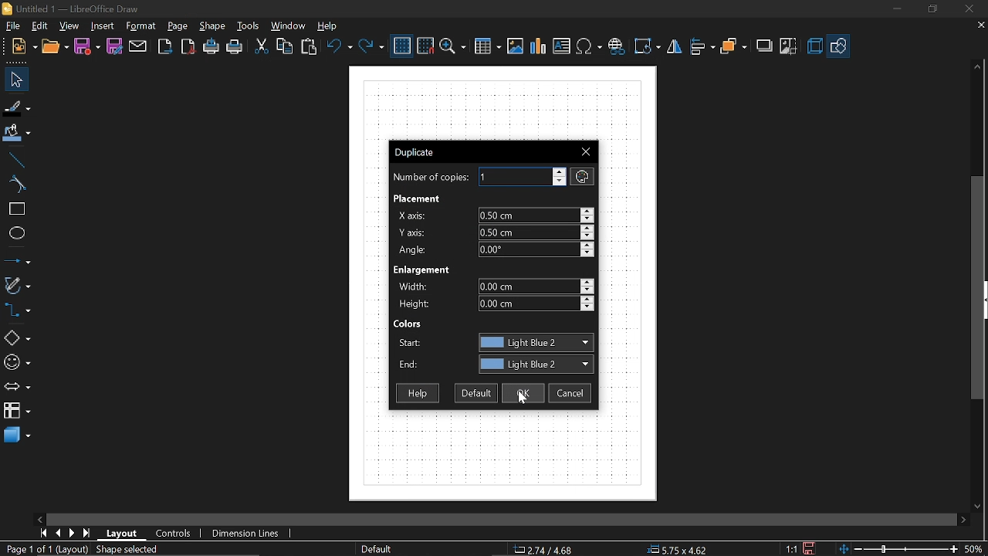 The image size is (988, 556). I want to click on Entertainment, so click(425, 270).